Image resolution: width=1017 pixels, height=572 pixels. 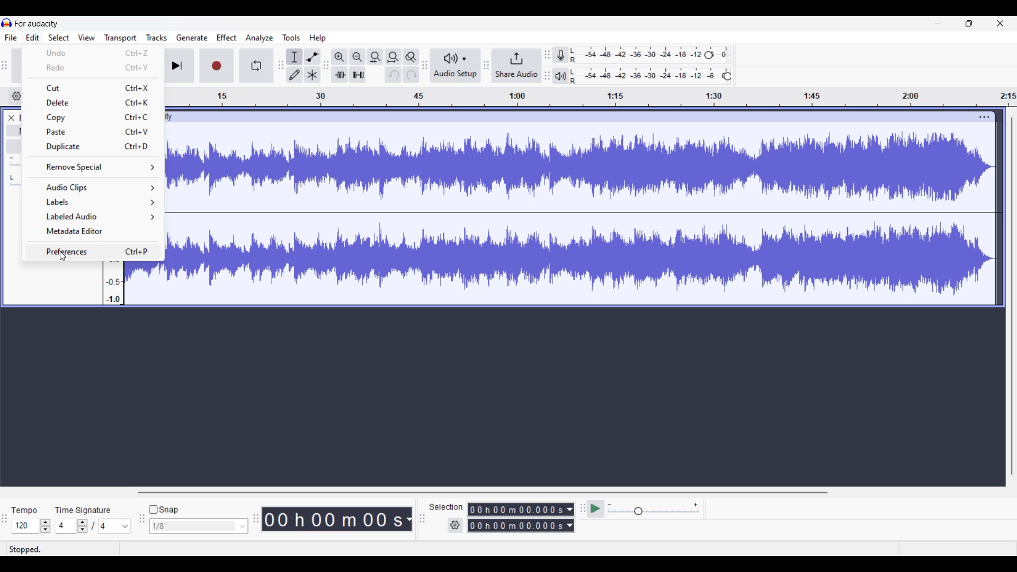 I want to click on Labeled audio options, so click(x=92, y=216).